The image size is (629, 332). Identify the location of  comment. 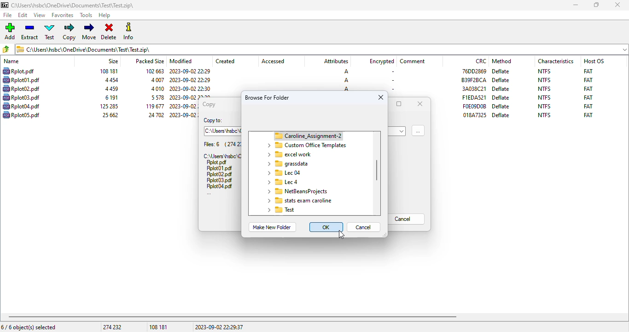
(413, 61).